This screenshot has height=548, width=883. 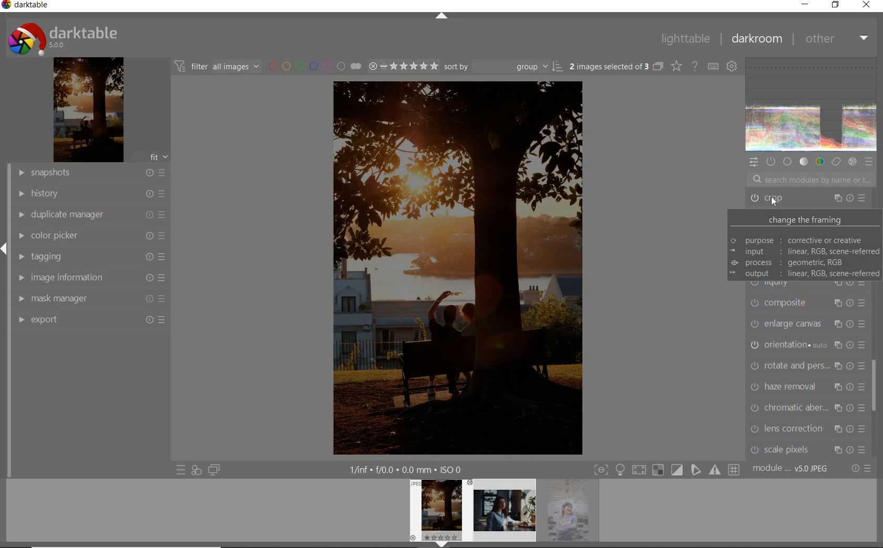 What do you see at coordinates (809, 180) in the screenshot?
I see `search modules` at bounding box center [809, 180].